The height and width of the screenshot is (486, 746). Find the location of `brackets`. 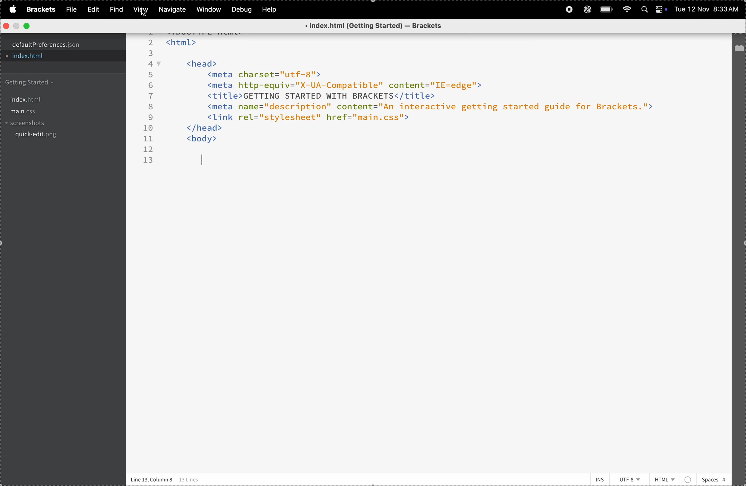

brackets is located at coordinates (39, 9).